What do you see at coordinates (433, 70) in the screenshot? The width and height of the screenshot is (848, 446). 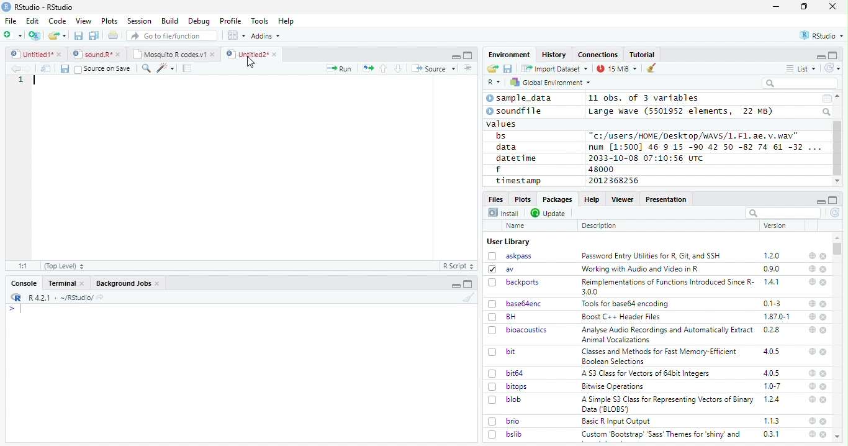 I see `Source` at bounding box center [433, 70].